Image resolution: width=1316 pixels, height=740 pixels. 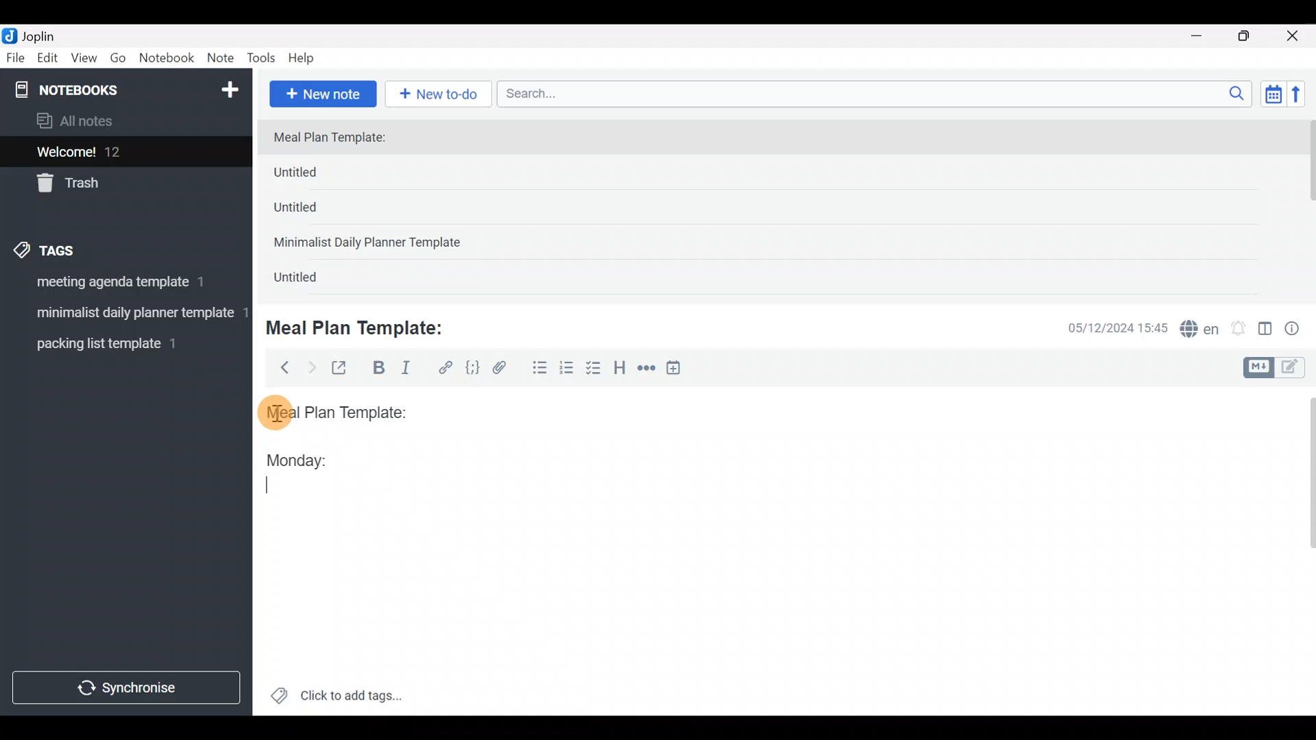 I want to click on Insert time, so click(x=680, y=370).